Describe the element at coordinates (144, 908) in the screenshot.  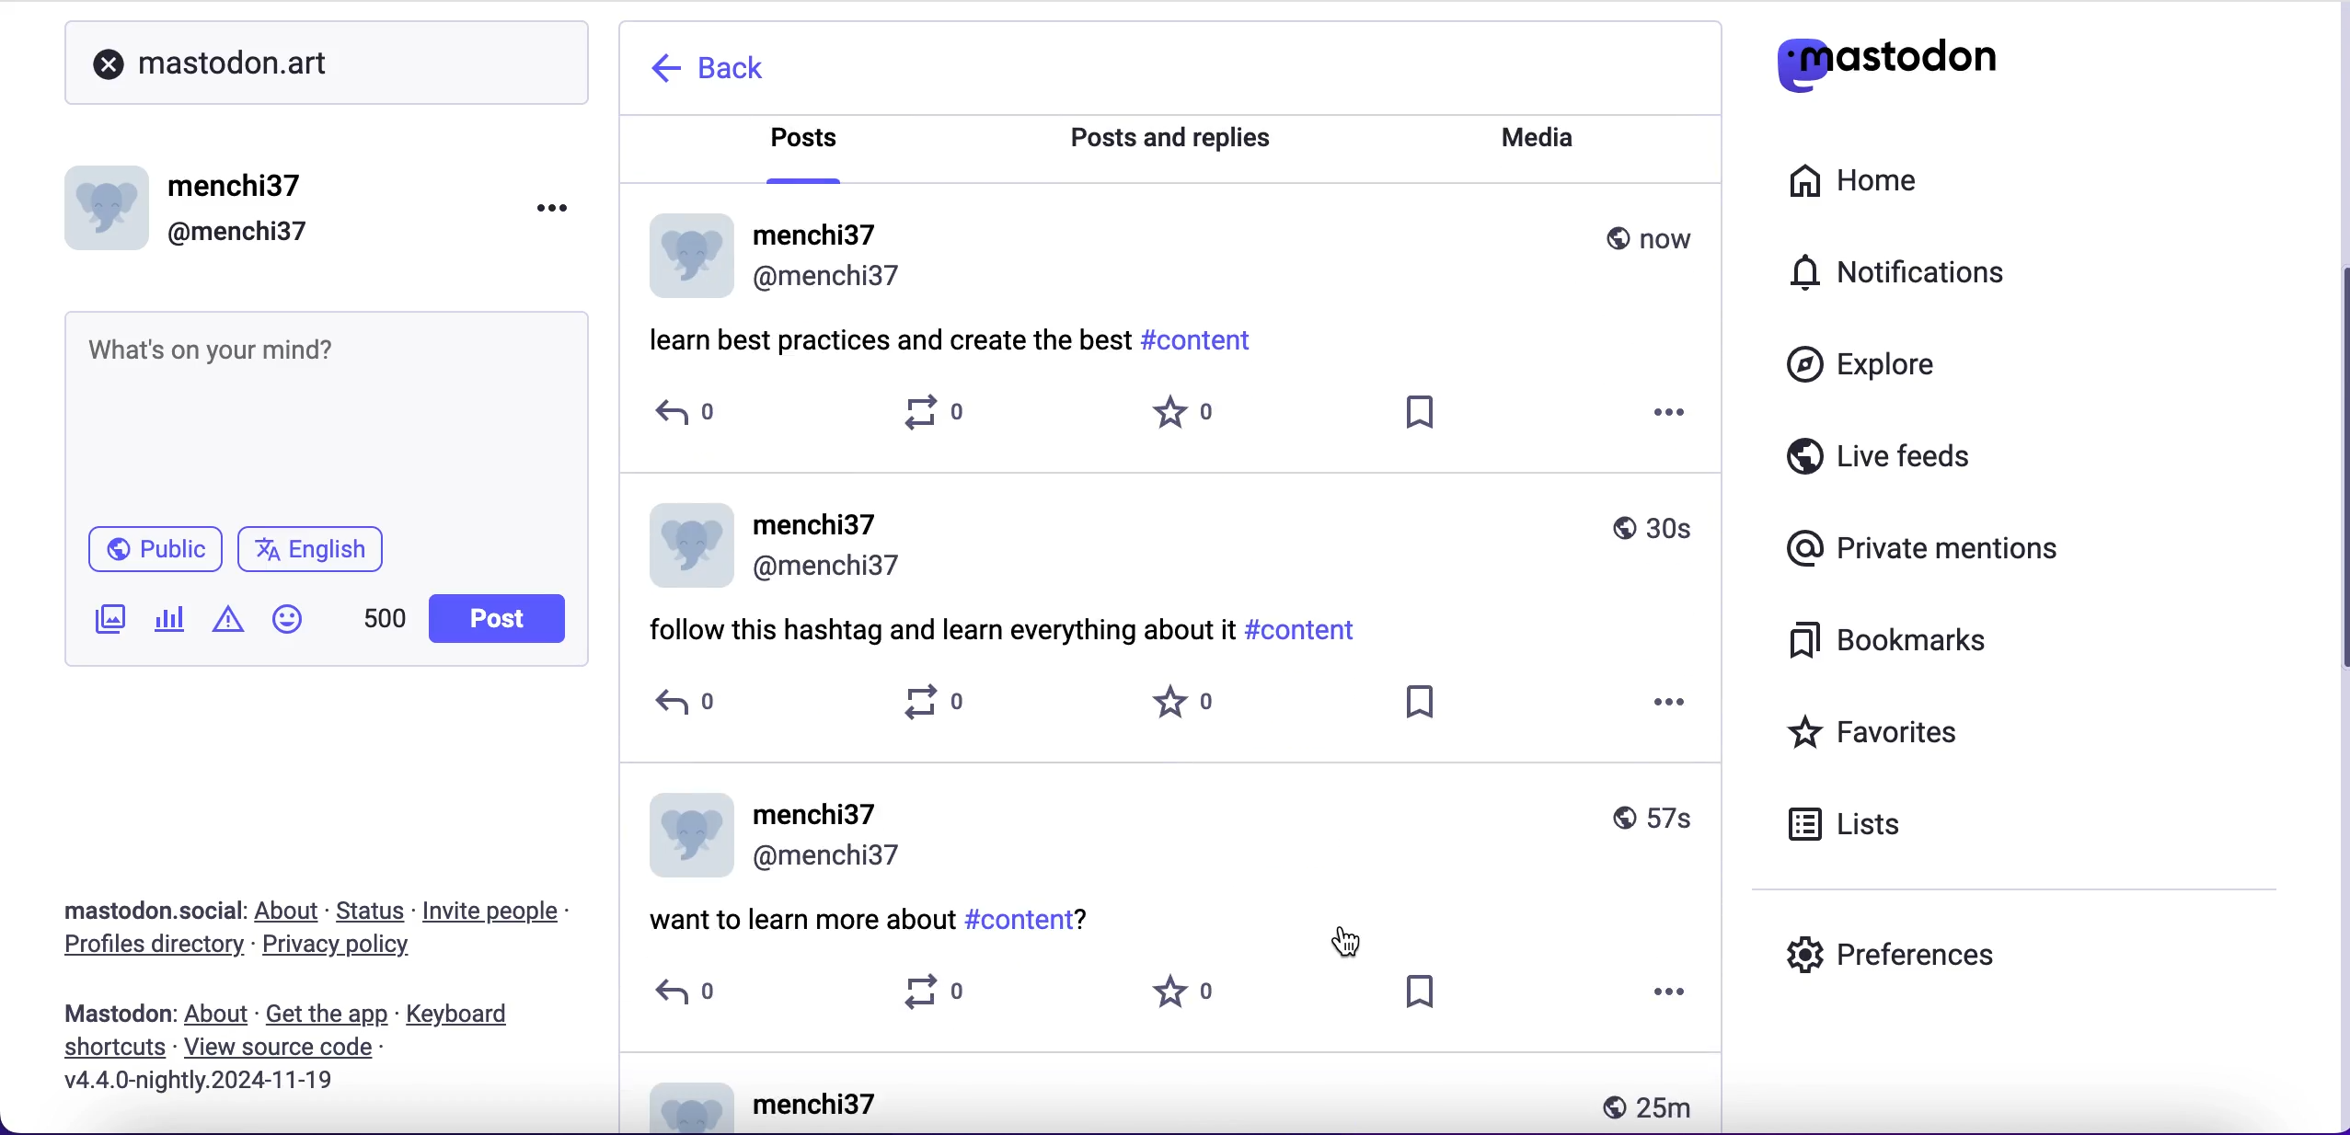
I see `mastodon.social` at that location.